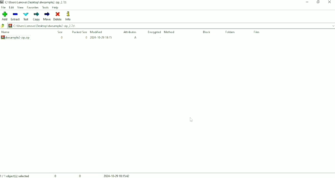 This screenshot has width=335, height=178. Describe the element at coordinates (101, 37) in the screenshot. I see `2024-10-29 18:15` at that location.